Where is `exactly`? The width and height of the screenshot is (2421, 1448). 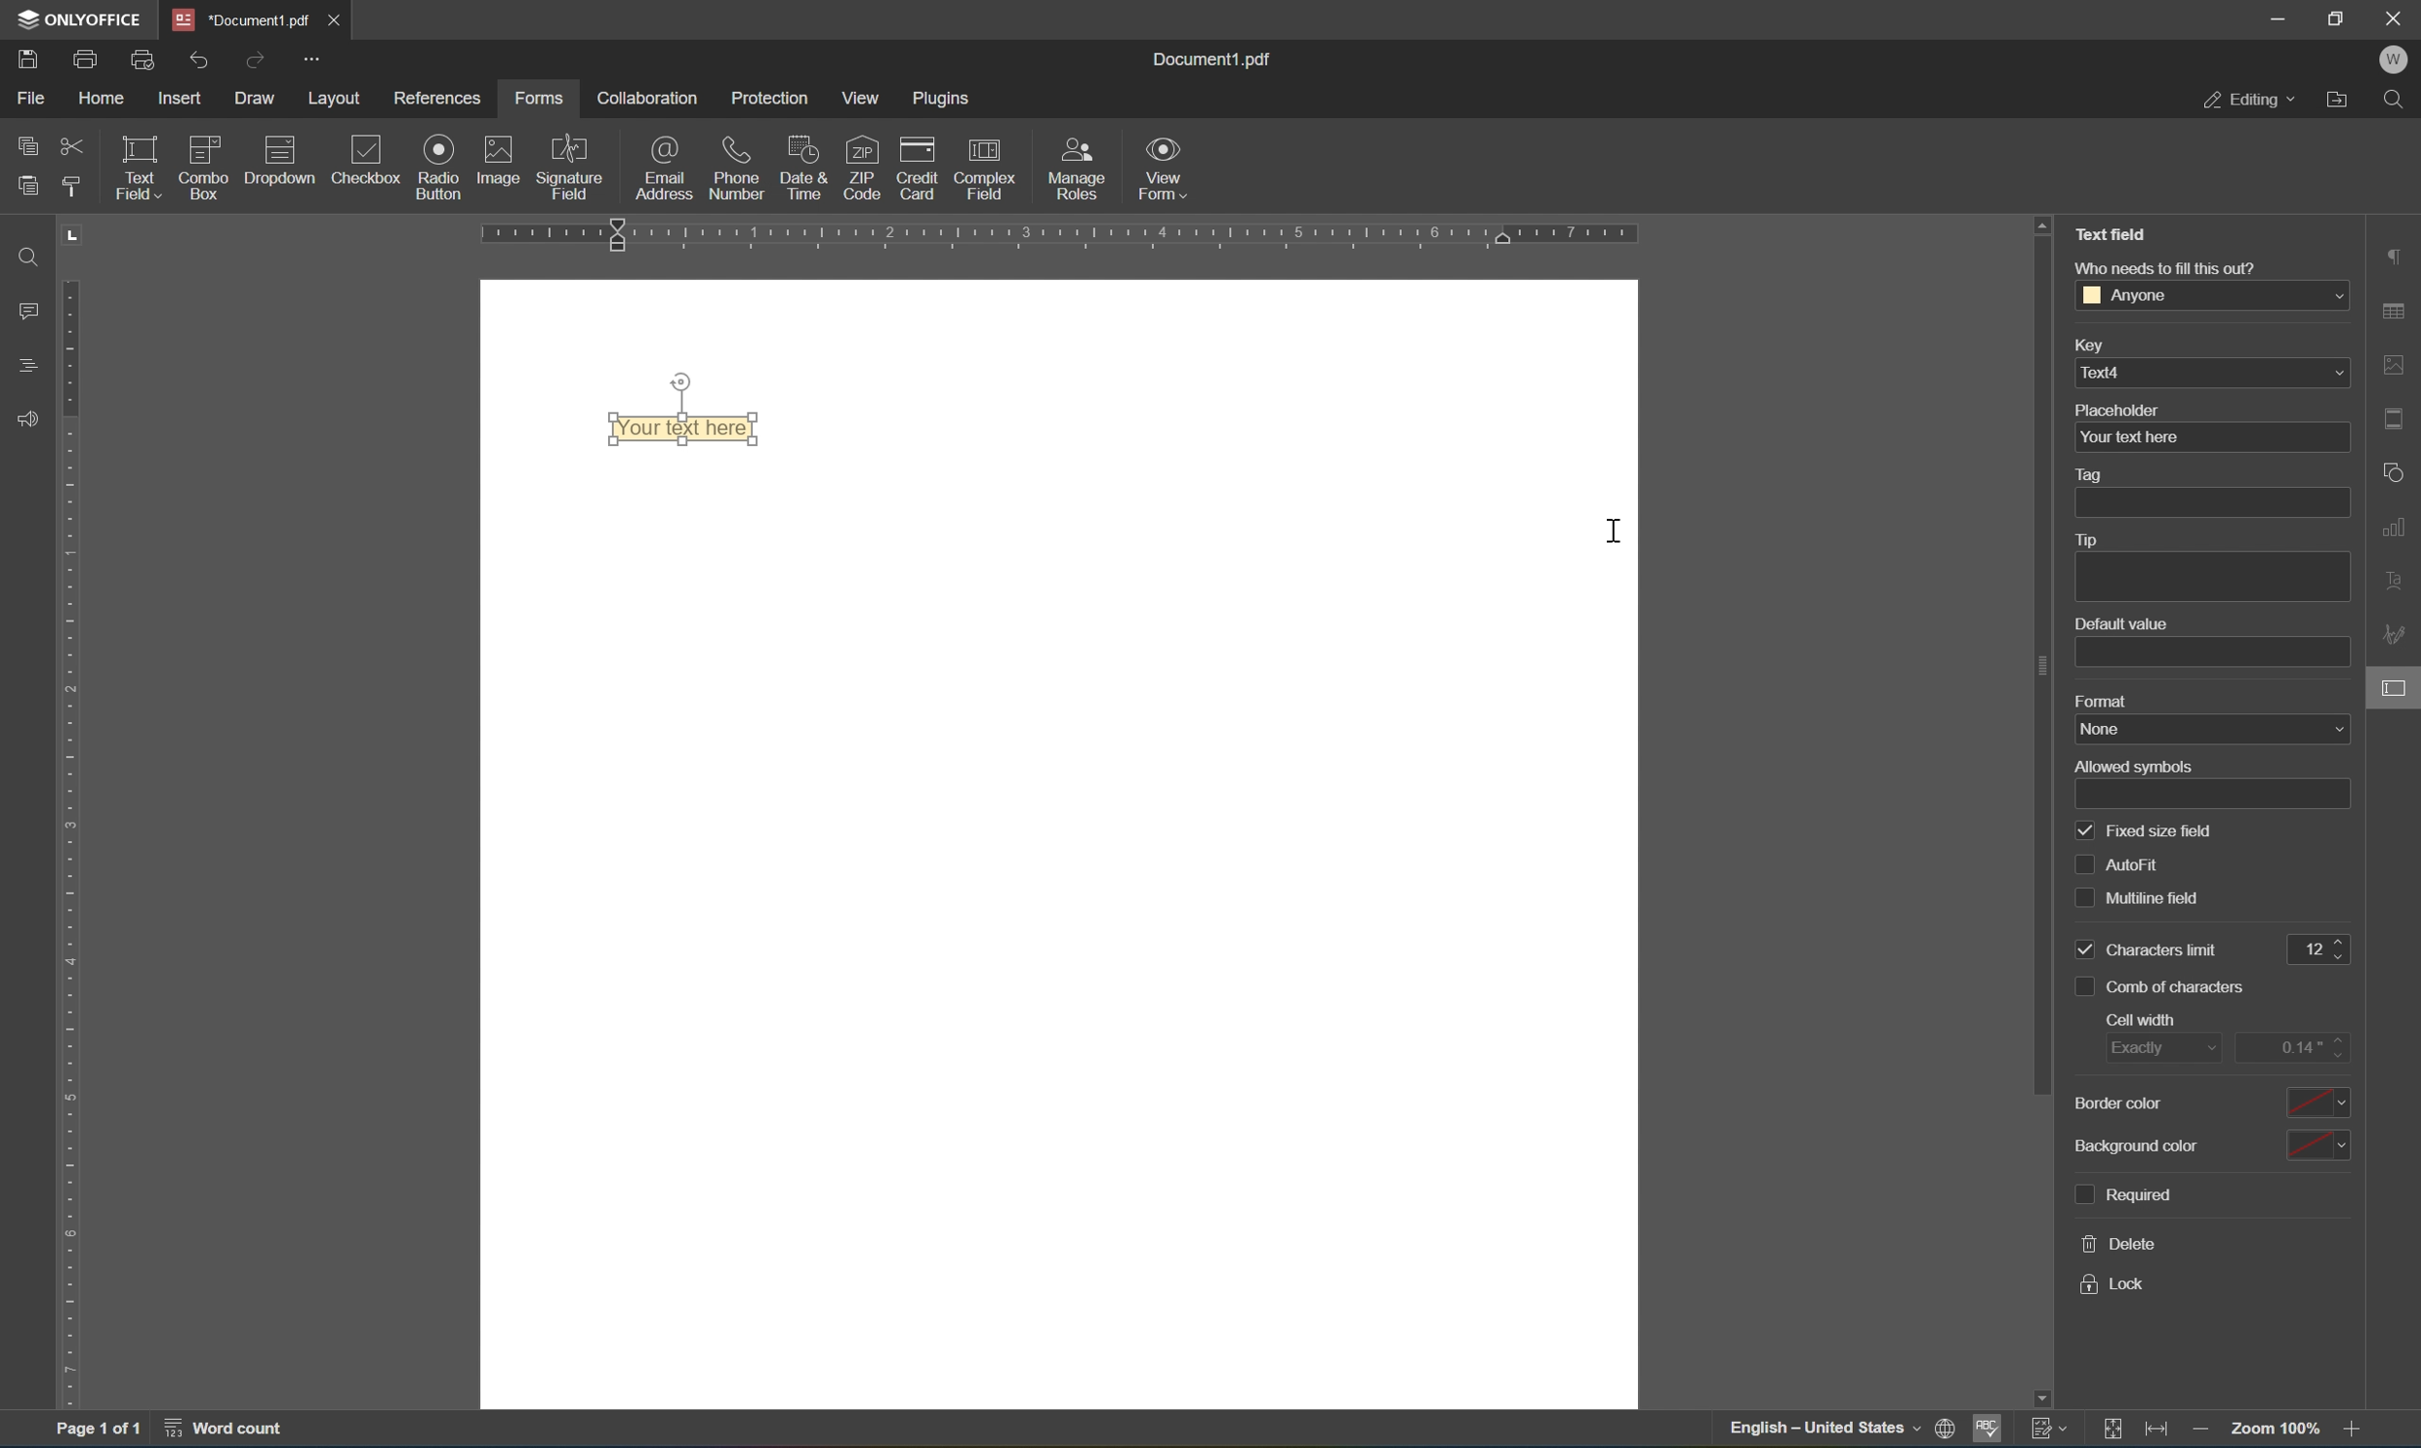
exactly is located at coordinates (2162, 1045).